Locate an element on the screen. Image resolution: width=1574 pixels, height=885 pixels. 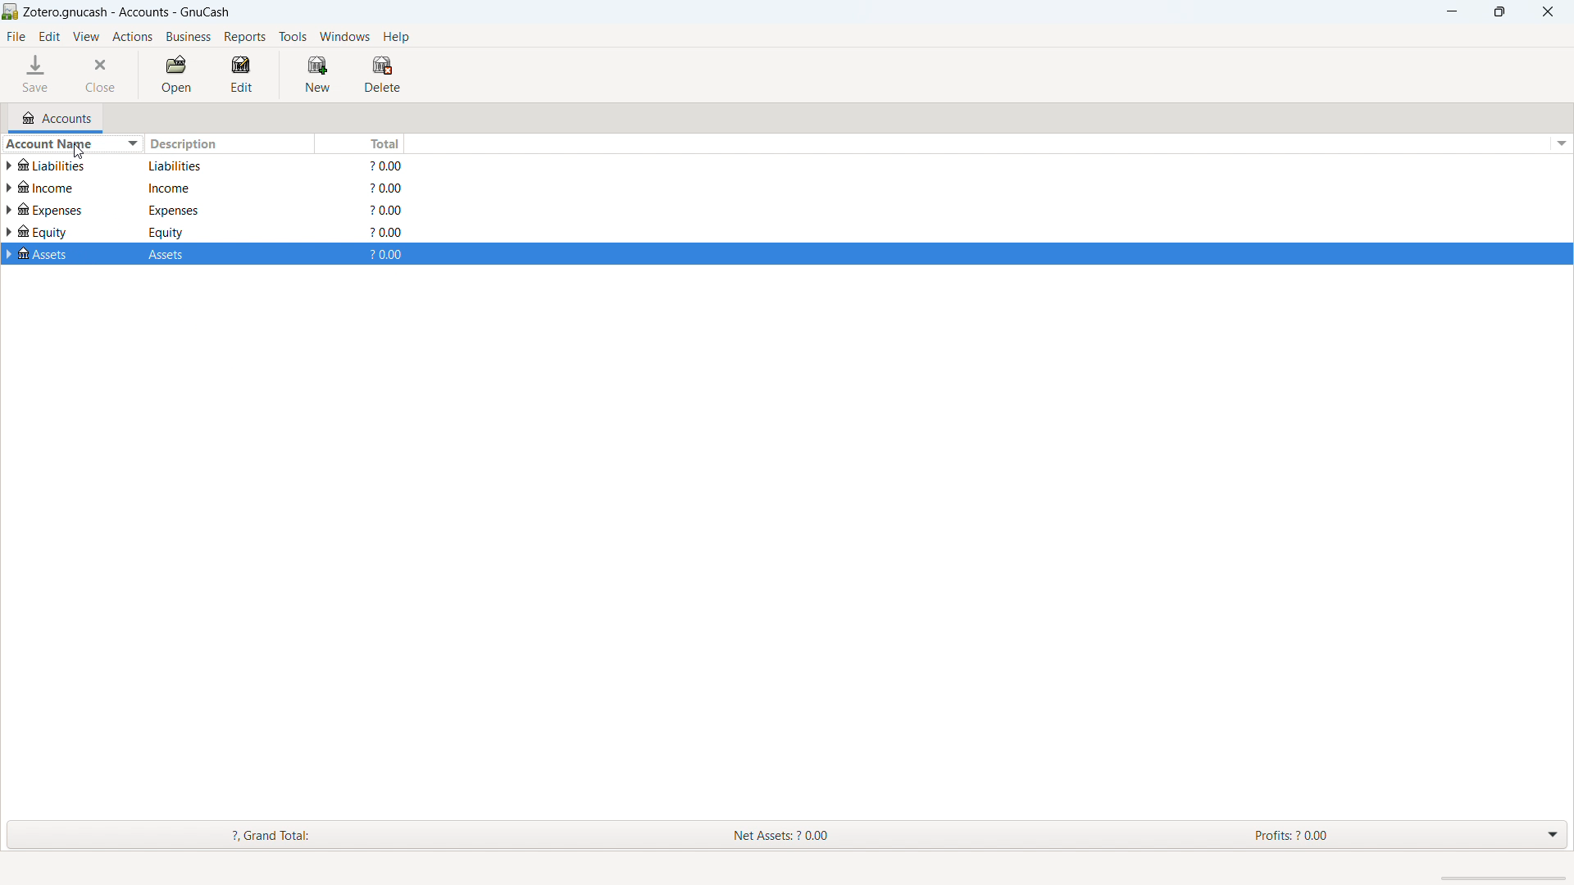
scrollbar is located at coordinates (1503, 878).